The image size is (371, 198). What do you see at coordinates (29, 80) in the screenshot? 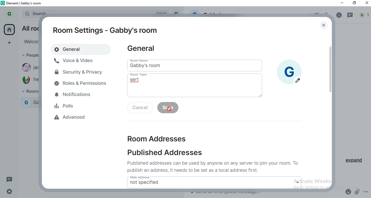
I see `hector73` at bounding box center [29, 80].